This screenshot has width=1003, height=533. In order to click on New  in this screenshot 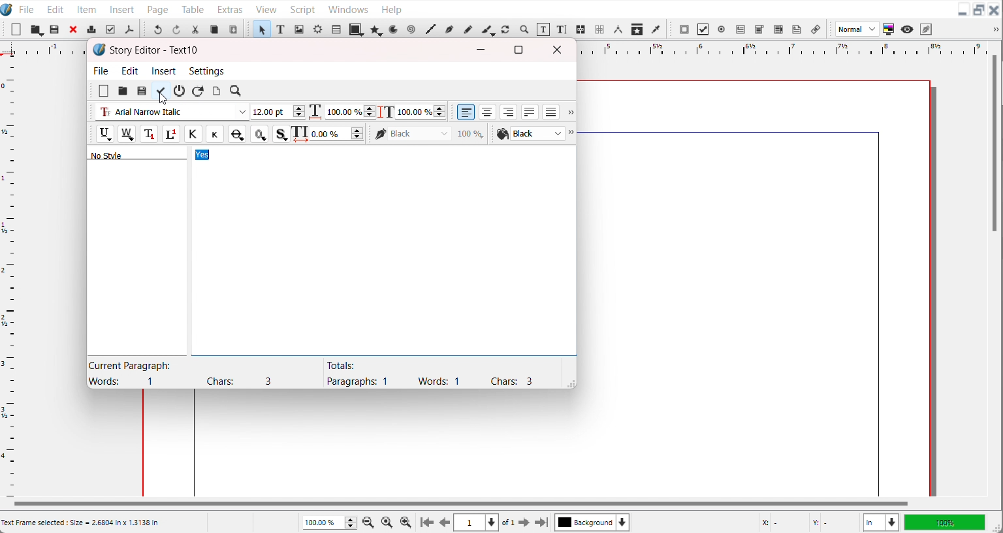, I will do `click(104, 91)`.